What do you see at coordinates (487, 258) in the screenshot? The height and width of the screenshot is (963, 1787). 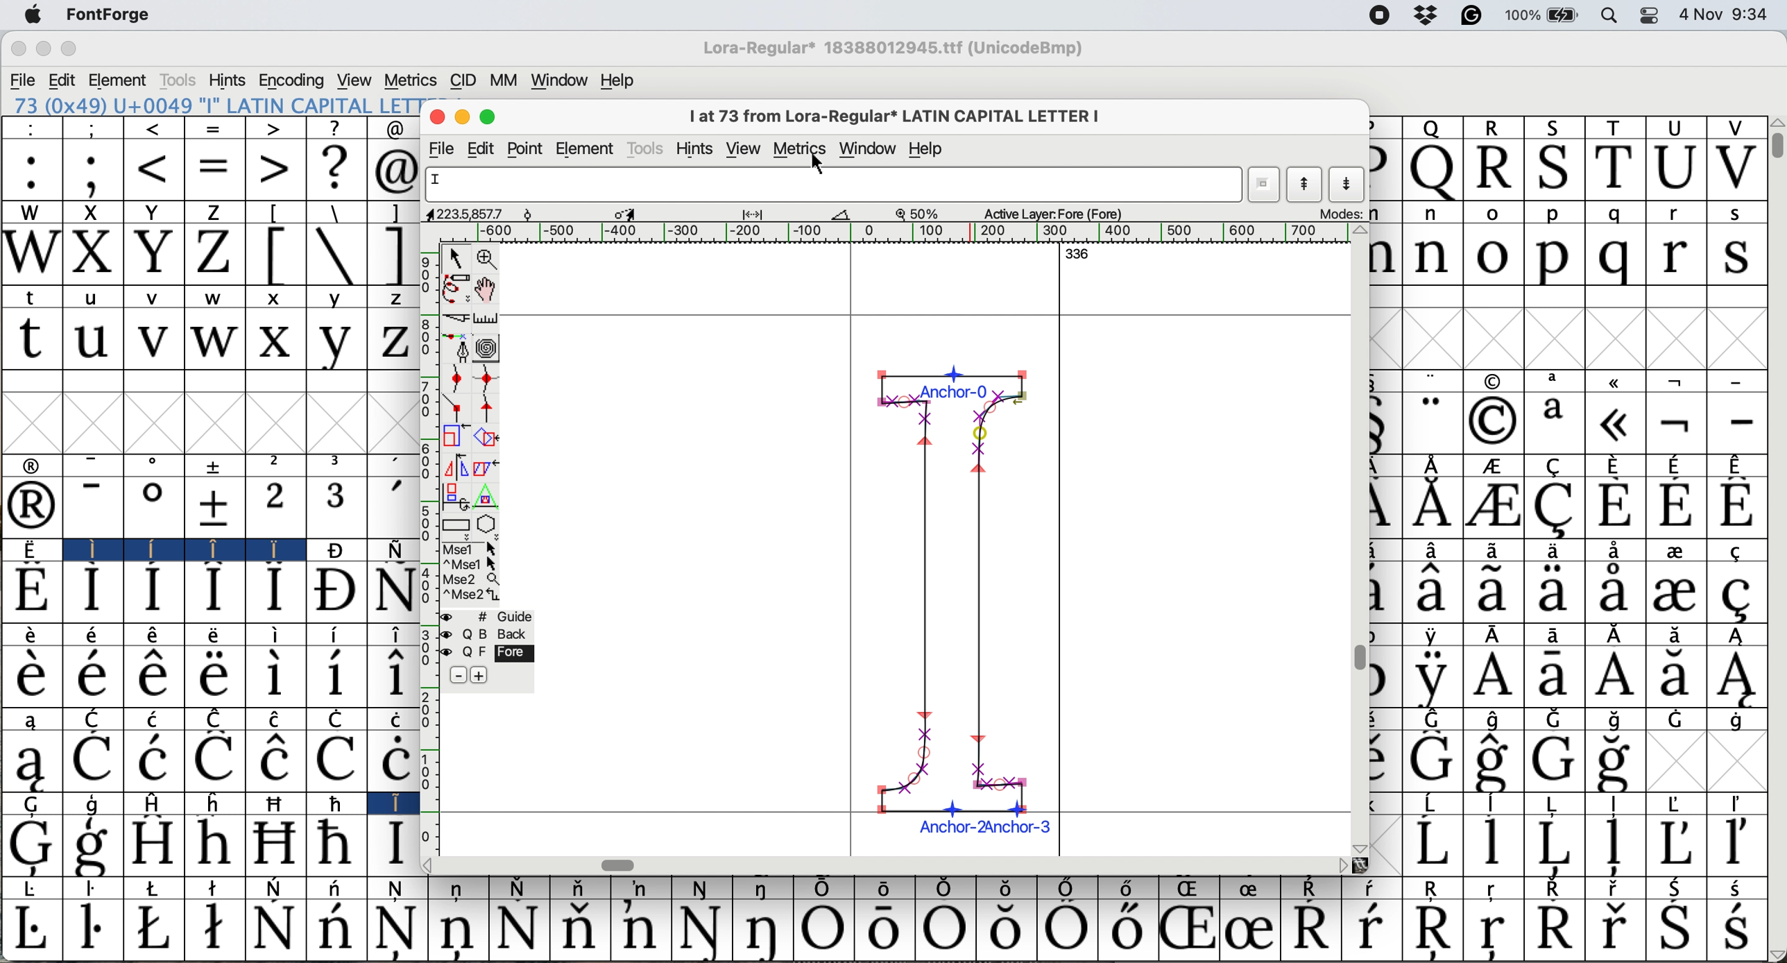 I see `zoom in` at bounding box center [487, 258].